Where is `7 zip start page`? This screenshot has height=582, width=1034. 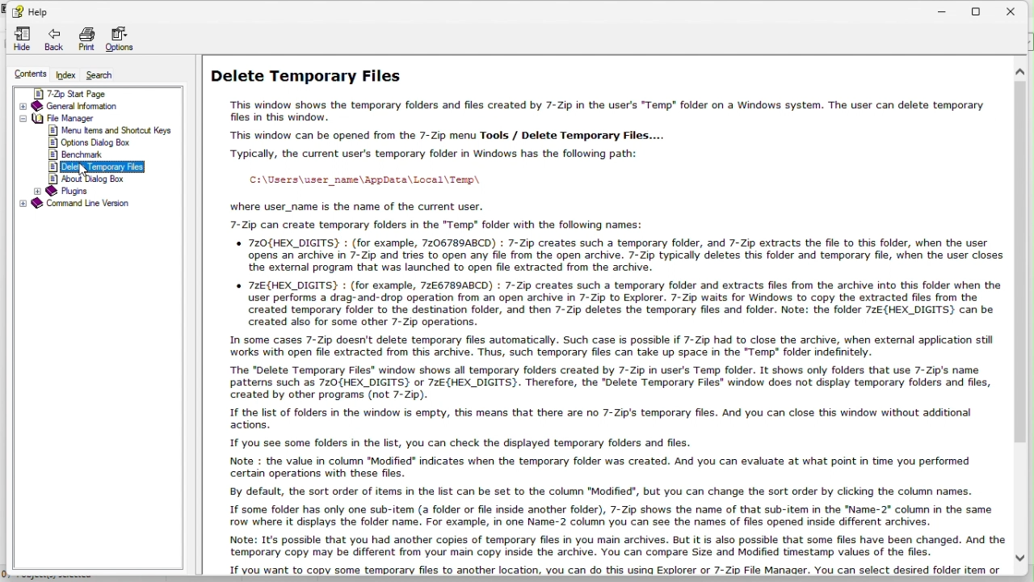 7 zip start page is located at coordinates (96, 91).